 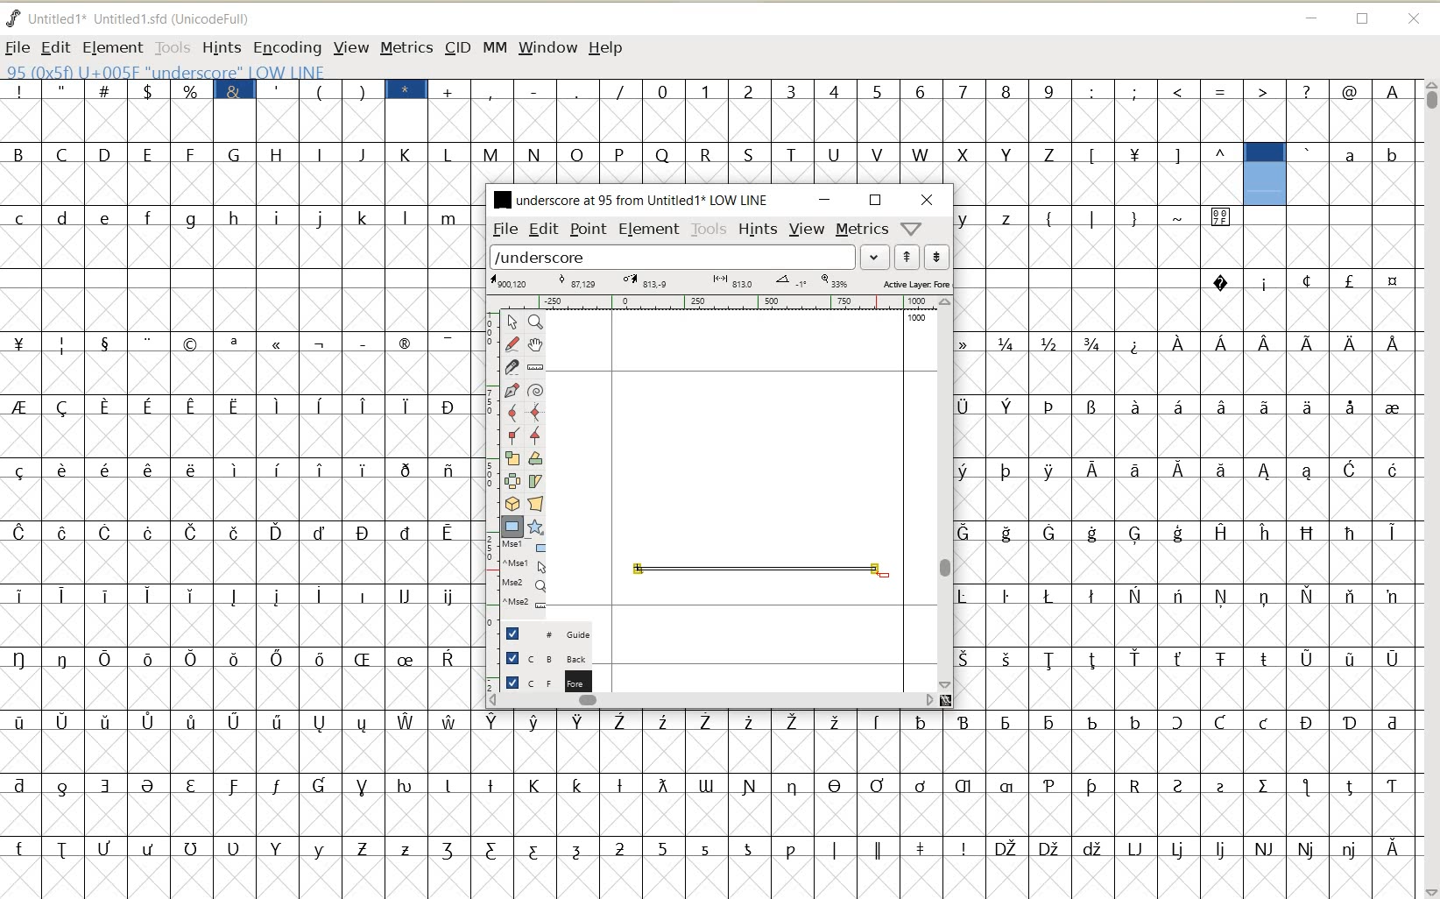 What do you see at coordinates (54, 48) in the screenshot?
I see `EDIT` at bounding box center [54, 48].